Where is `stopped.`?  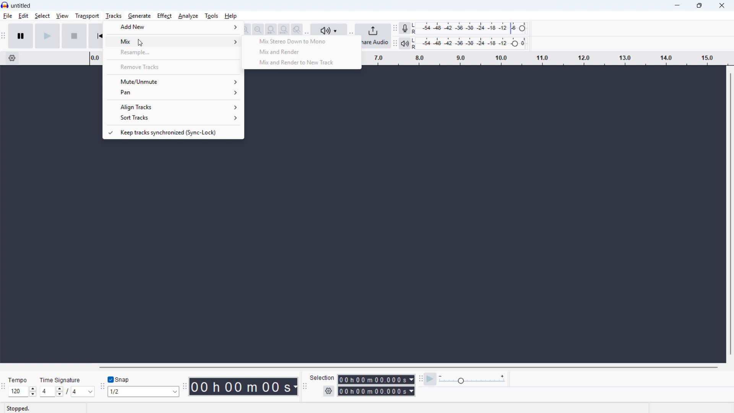 stopped. is located at coordinates (18, 408).